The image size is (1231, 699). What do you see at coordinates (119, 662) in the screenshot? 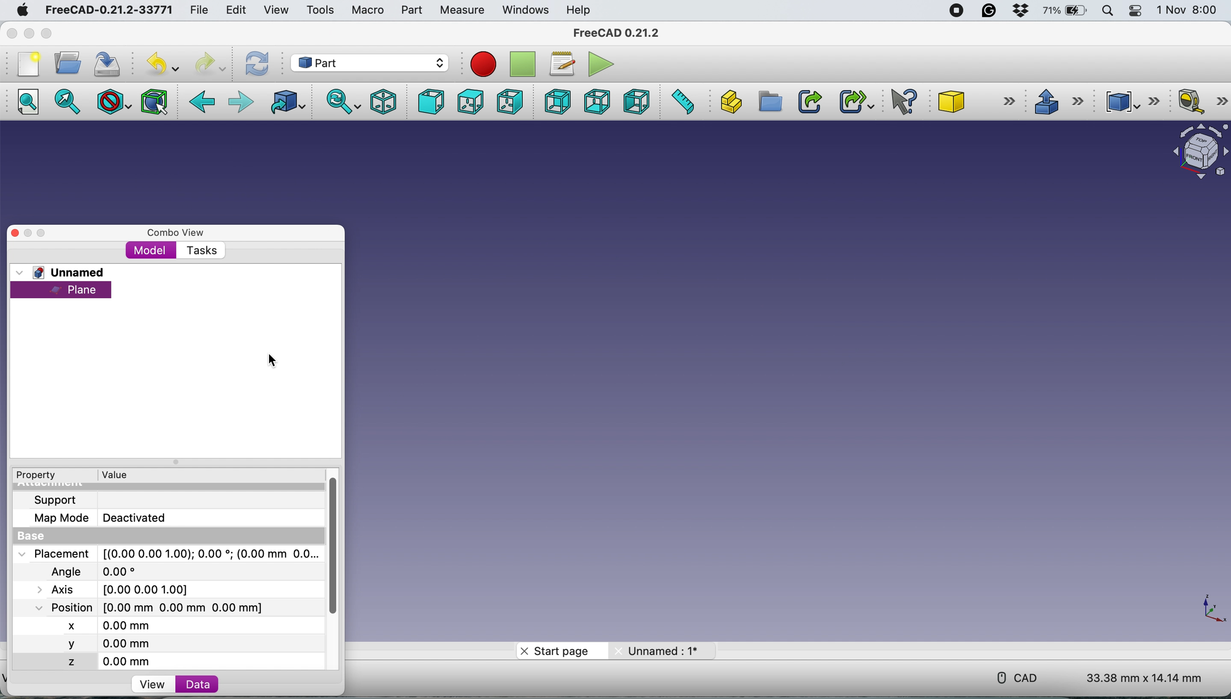
I see `z 0.00 mm` at bounding box center [119, 662].